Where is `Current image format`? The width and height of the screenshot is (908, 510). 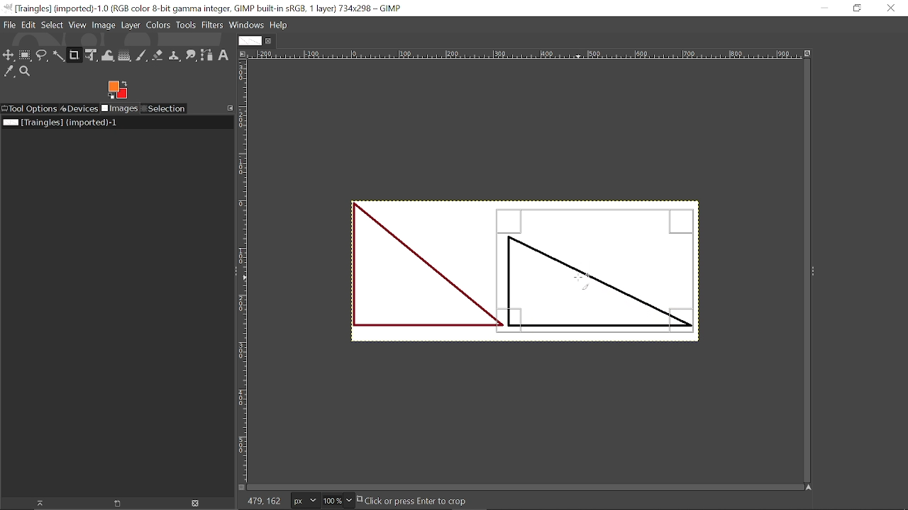 Current image format is located at coordinates (303, 500).